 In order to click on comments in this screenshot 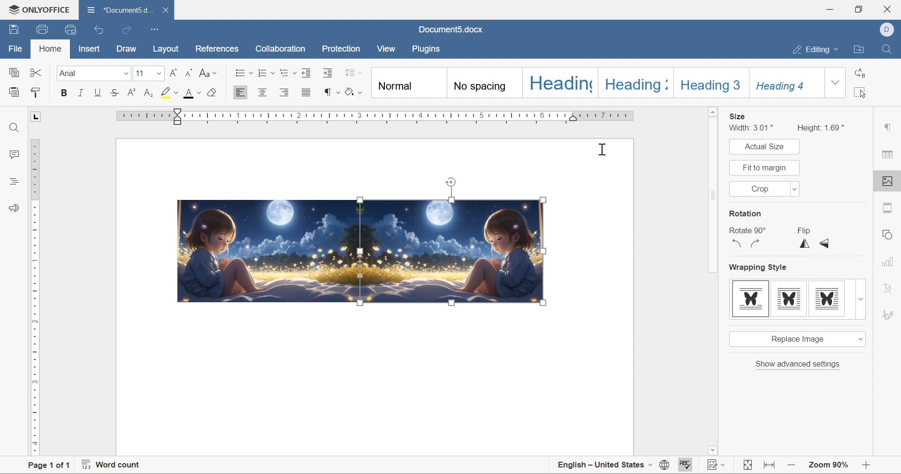, I will do `click(14, 154)`.